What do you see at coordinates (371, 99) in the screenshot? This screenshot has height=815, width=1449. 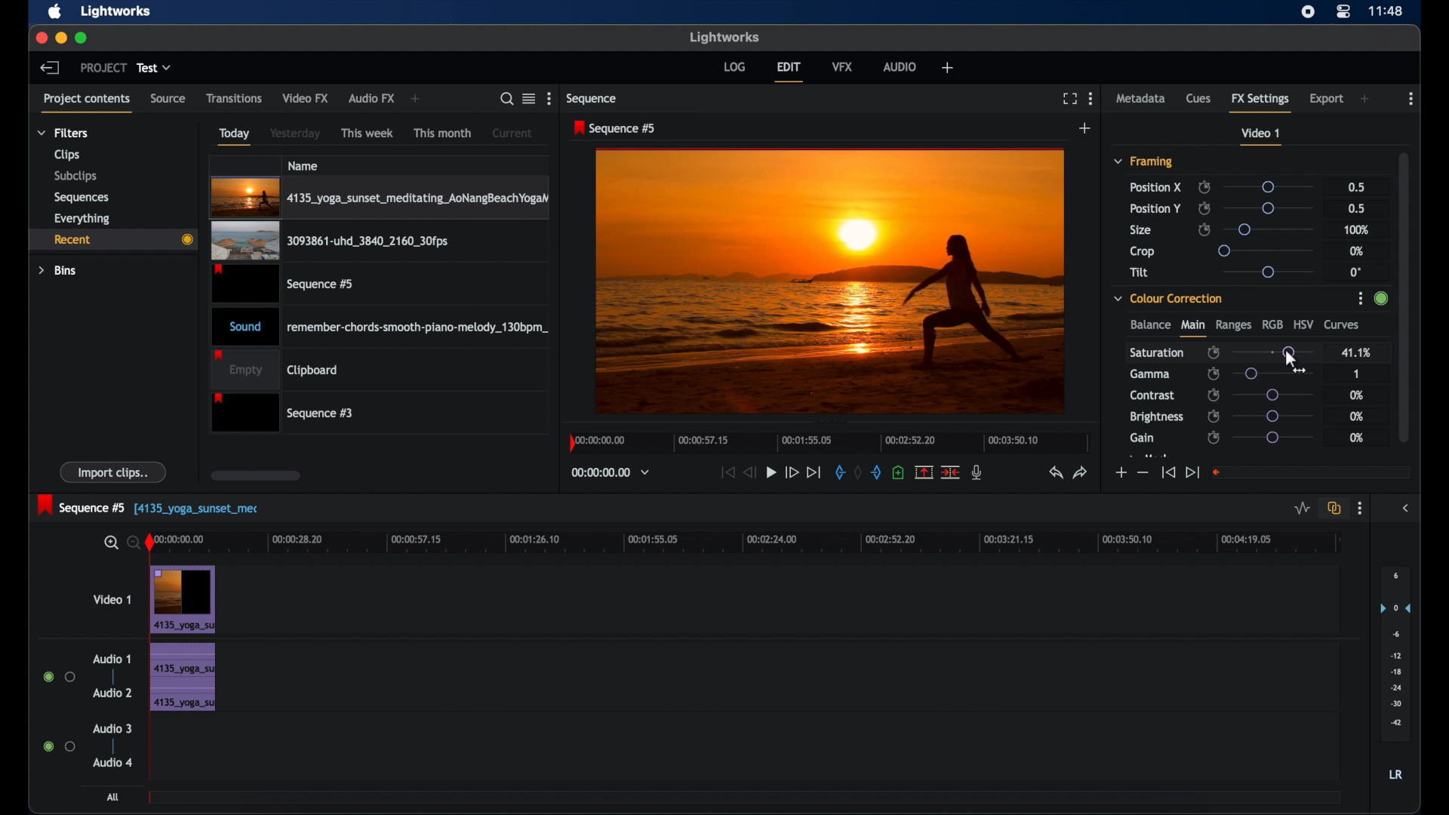 I see `audio fx` at bounding box center [371, 99].